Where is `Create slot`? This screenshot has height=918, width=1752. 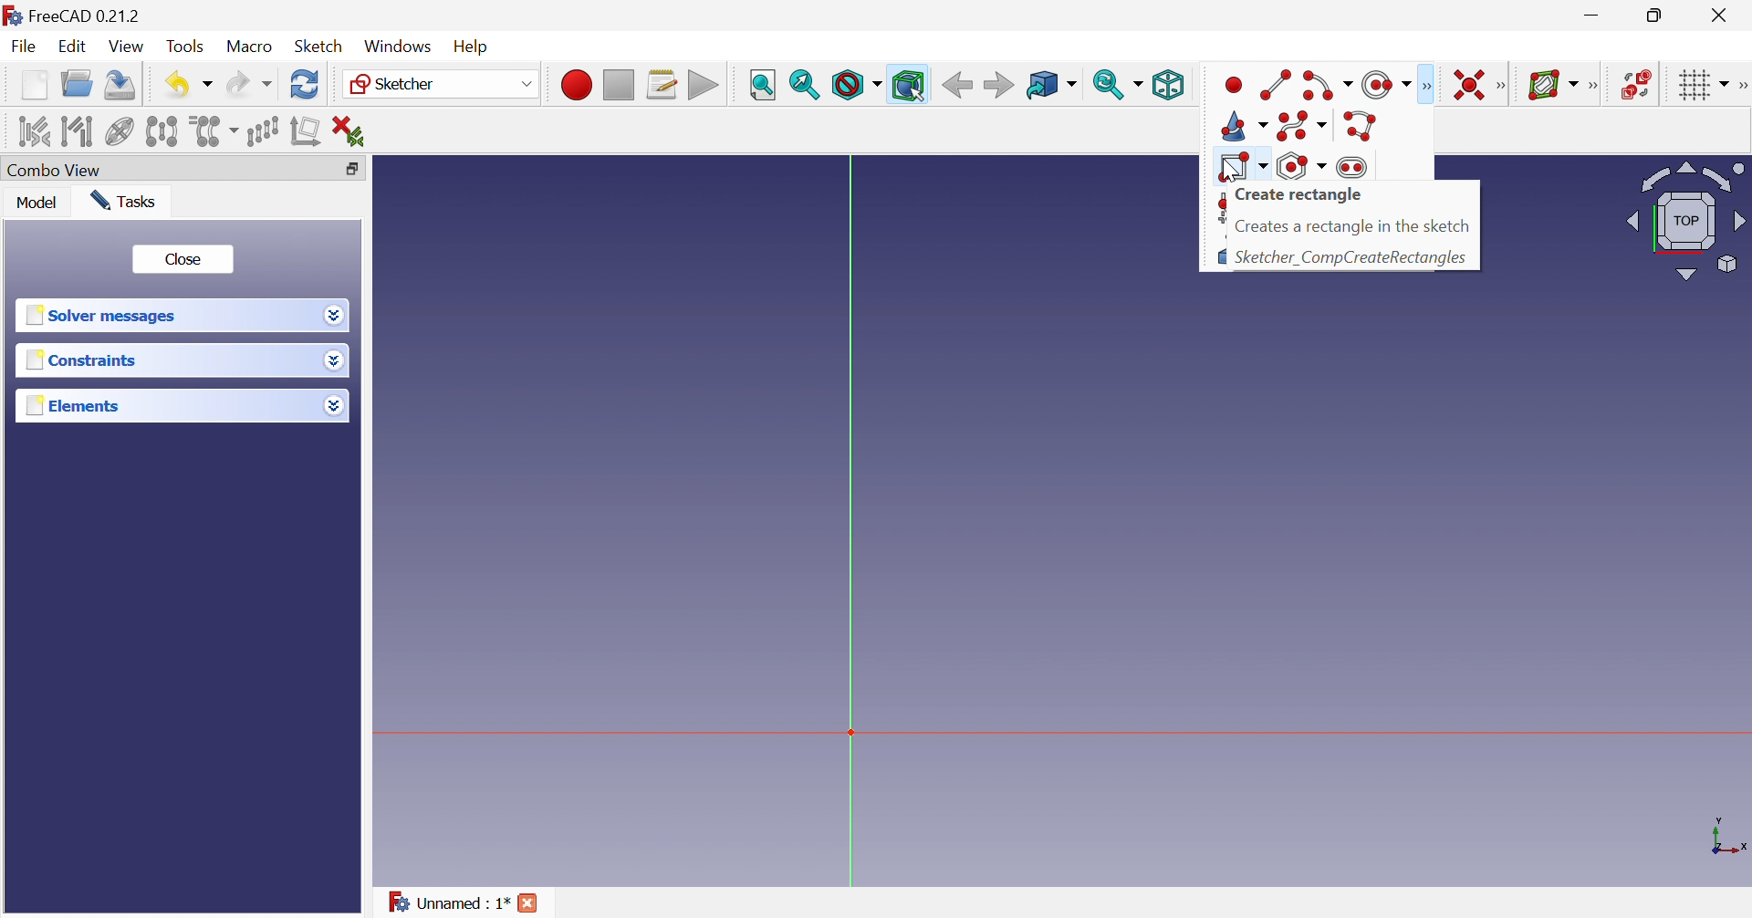 Create slot is located at coordinates (1355, 168).